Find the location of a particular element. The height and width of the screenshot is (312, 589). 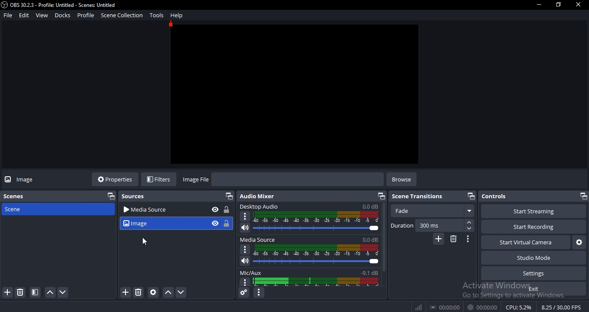

help is located at coordinates (175, 16).